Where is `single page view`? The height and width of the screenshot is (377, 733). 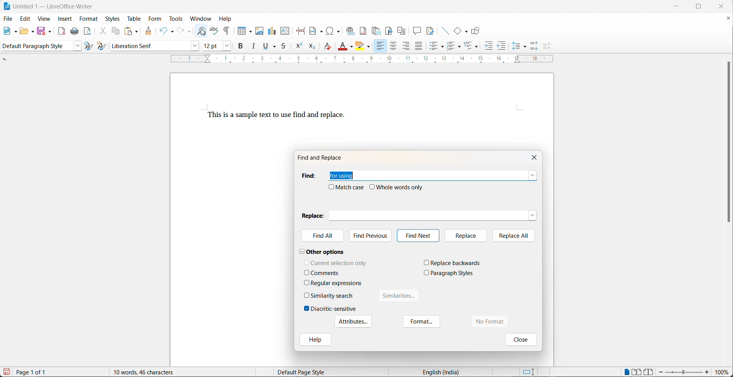
single page view is located at coordinates (627, 371).